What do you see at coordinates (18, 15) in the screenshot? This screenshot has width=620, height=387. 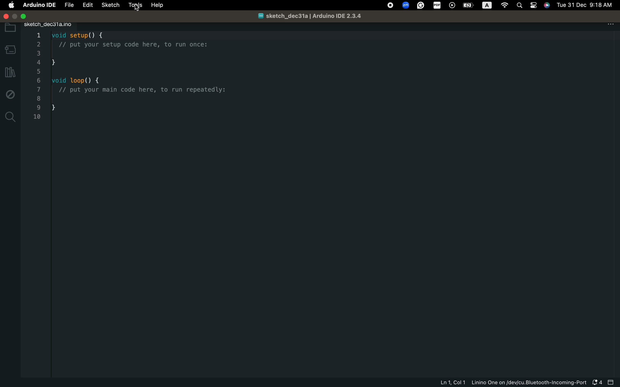 I see `window control` at bounding box center [18, 15].